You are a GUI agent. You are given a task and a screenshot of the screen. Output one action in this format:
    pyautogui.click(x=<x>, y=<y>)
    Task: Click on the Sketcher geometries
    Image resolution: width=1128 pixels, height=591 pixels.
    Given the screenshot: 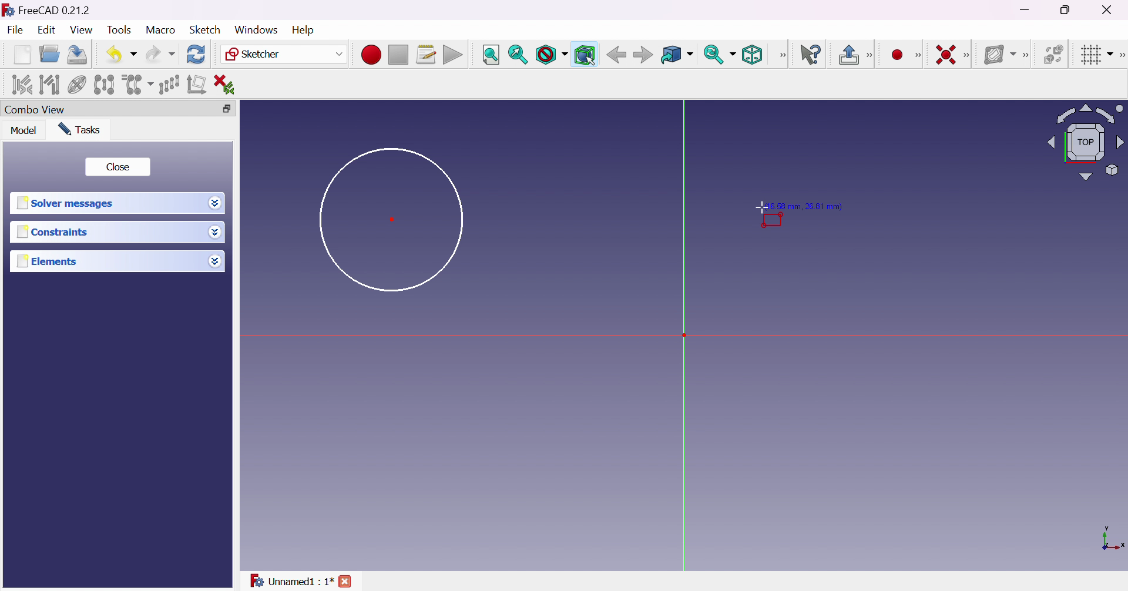 What is the action you would take?
    pyautogui.click(x=918, y=56)
    